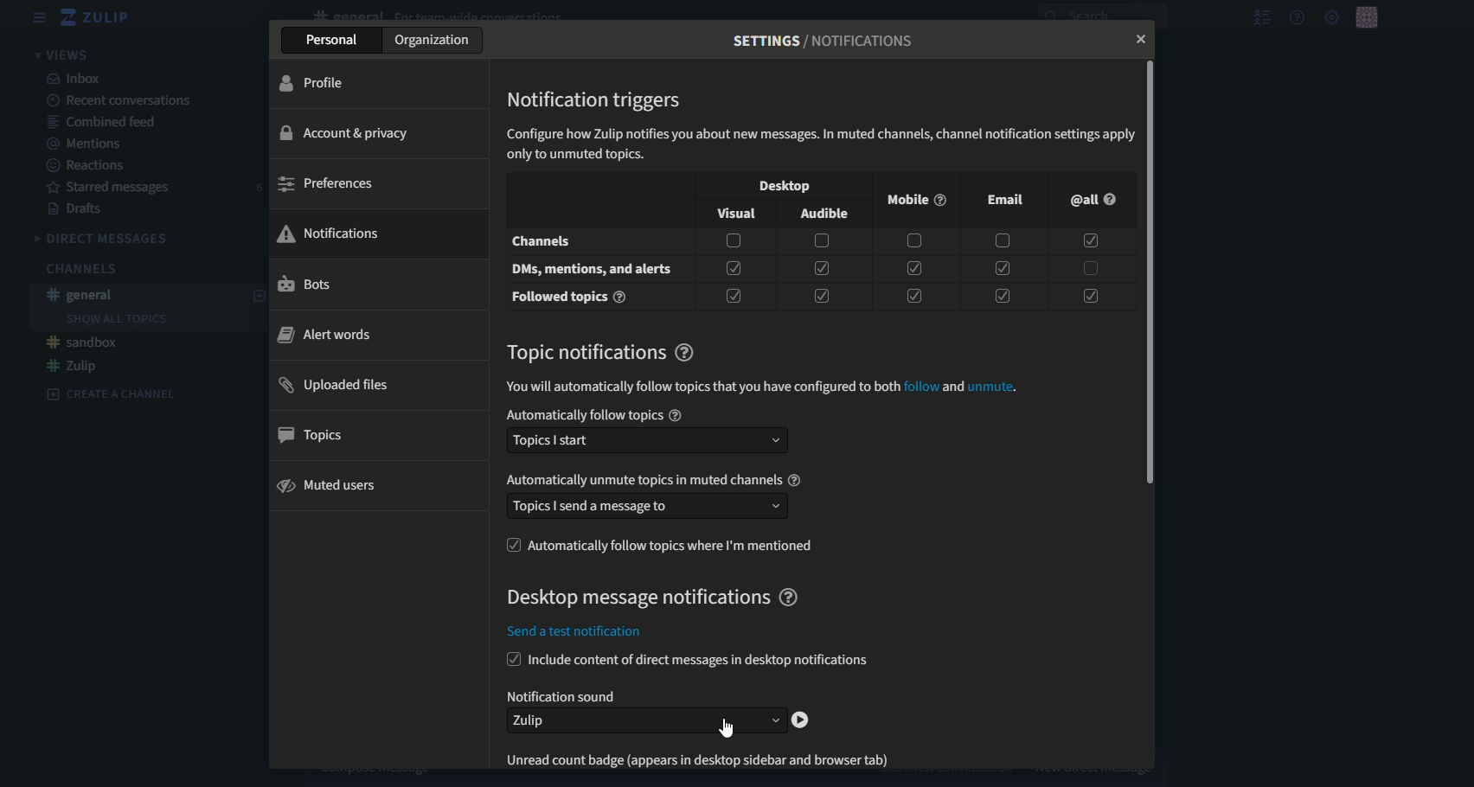  What do you see at coordinates (79, 210) in the screenshot?
I see `Drafts` at bounding box center [79, 210].